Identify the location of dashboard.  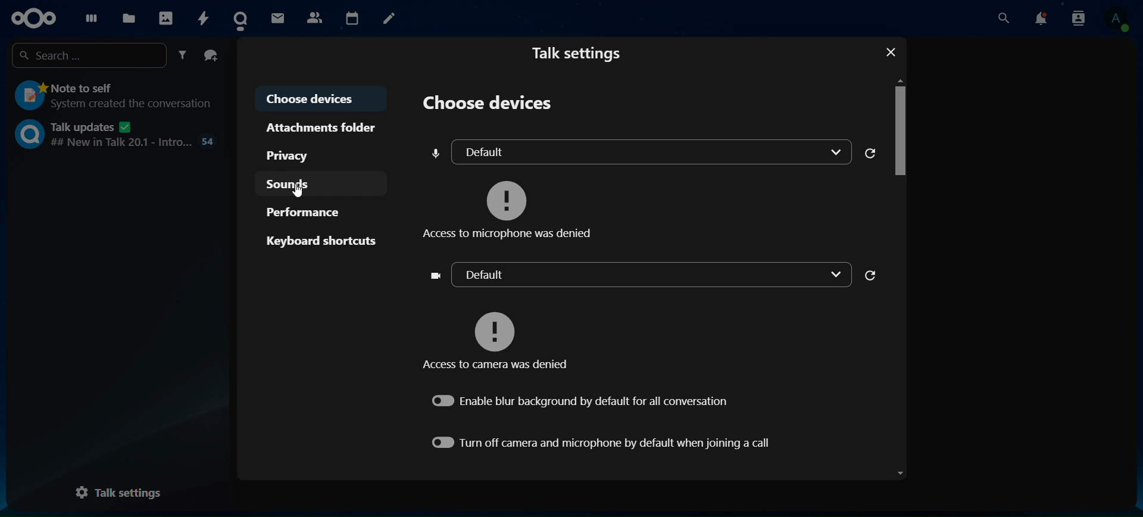
(88, 15).